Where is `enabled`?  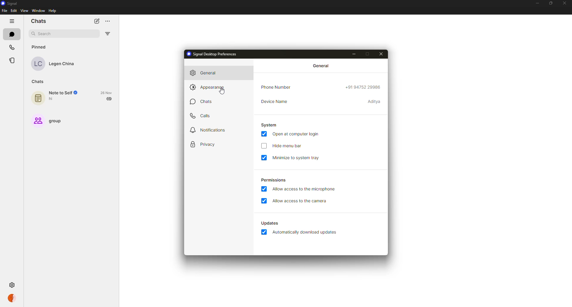
enabled is located at coordinates (265, 134).